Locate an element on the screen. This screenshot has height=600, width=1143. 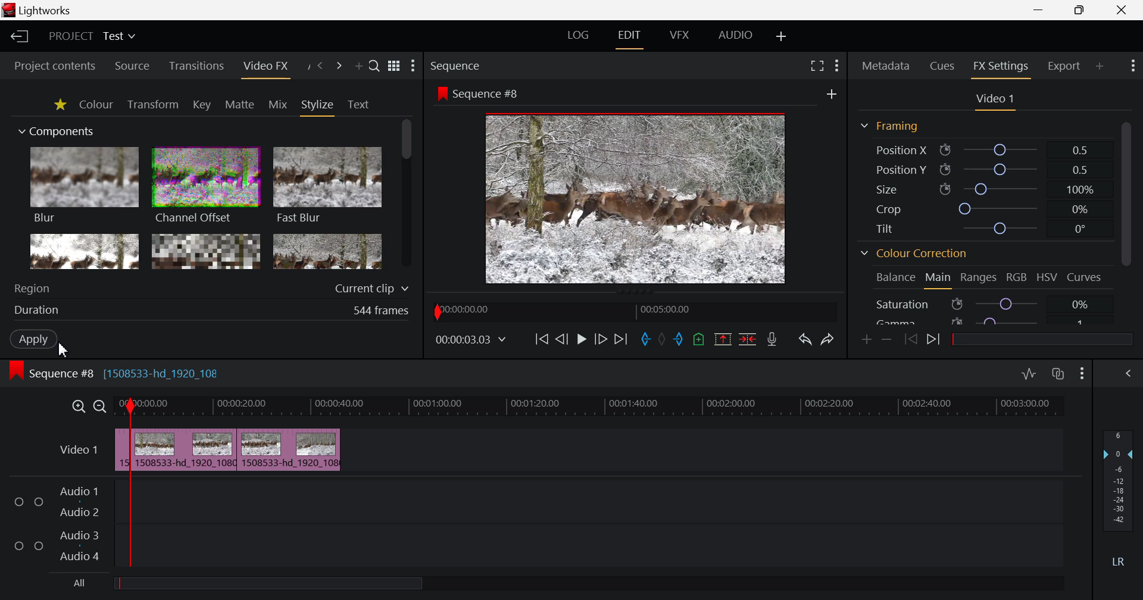
Go Back is located at coordinates (561, 338).